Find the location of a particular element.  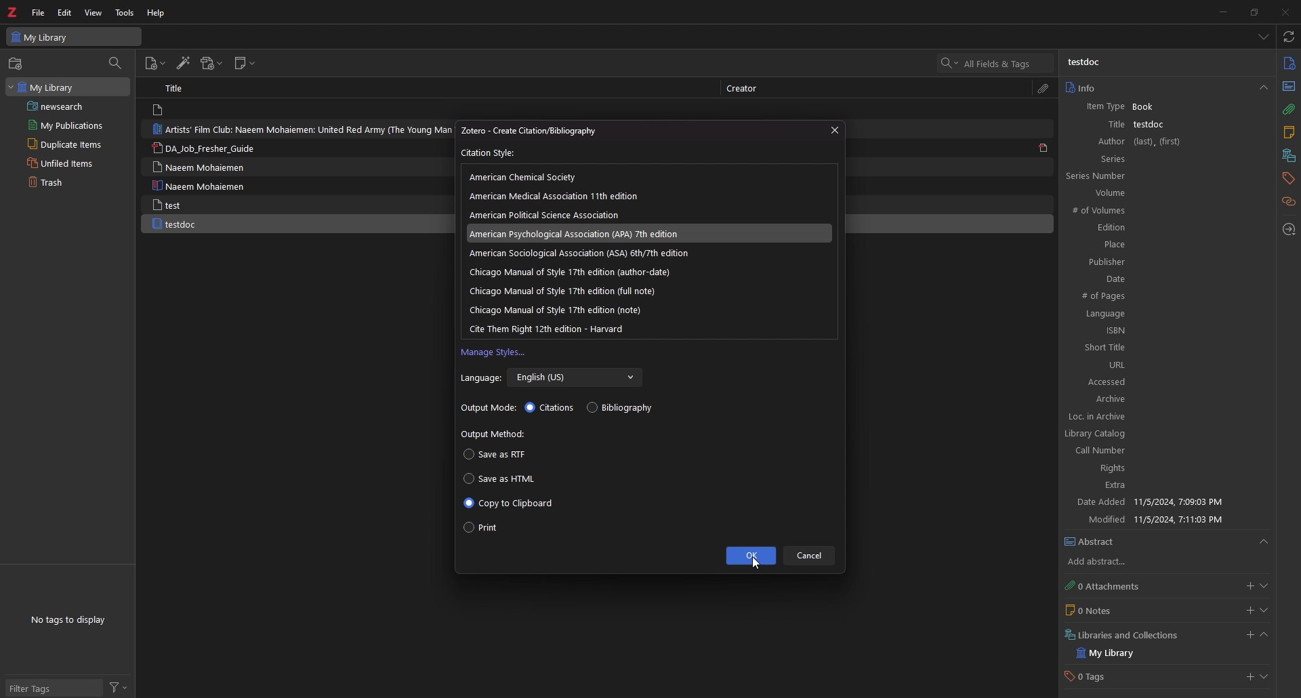

copy to clipboard is located at coordinates (509, 504).